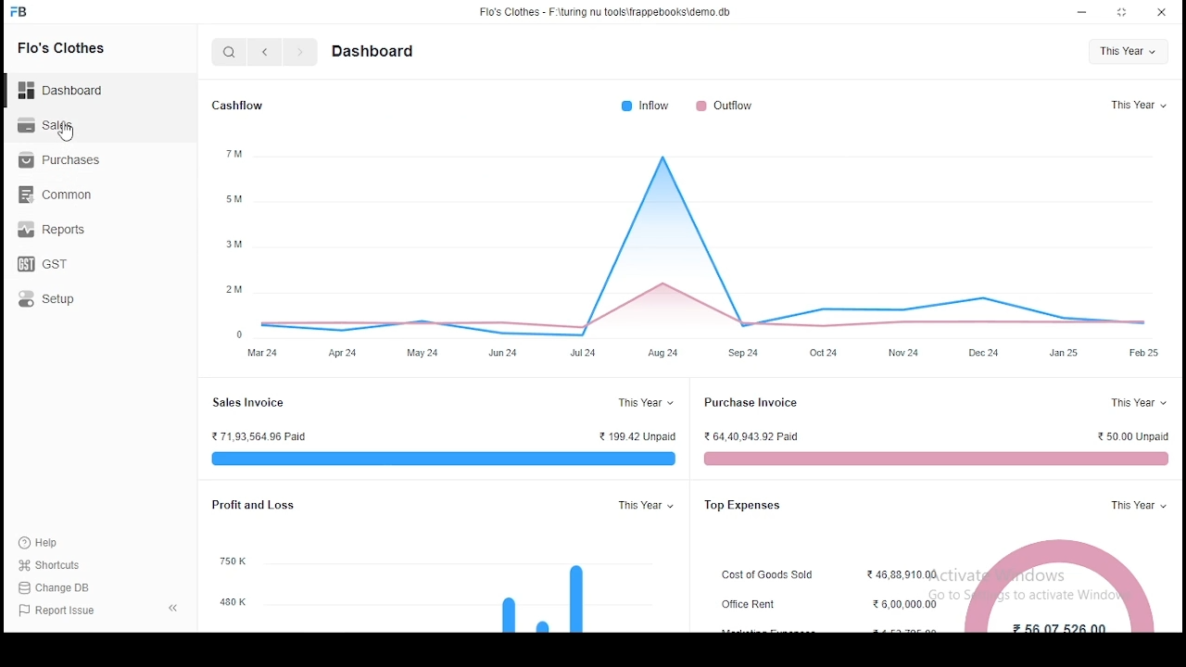 The height and width of the screenshot is (667, 1186). I want to click on Graph, so click(714, 246).